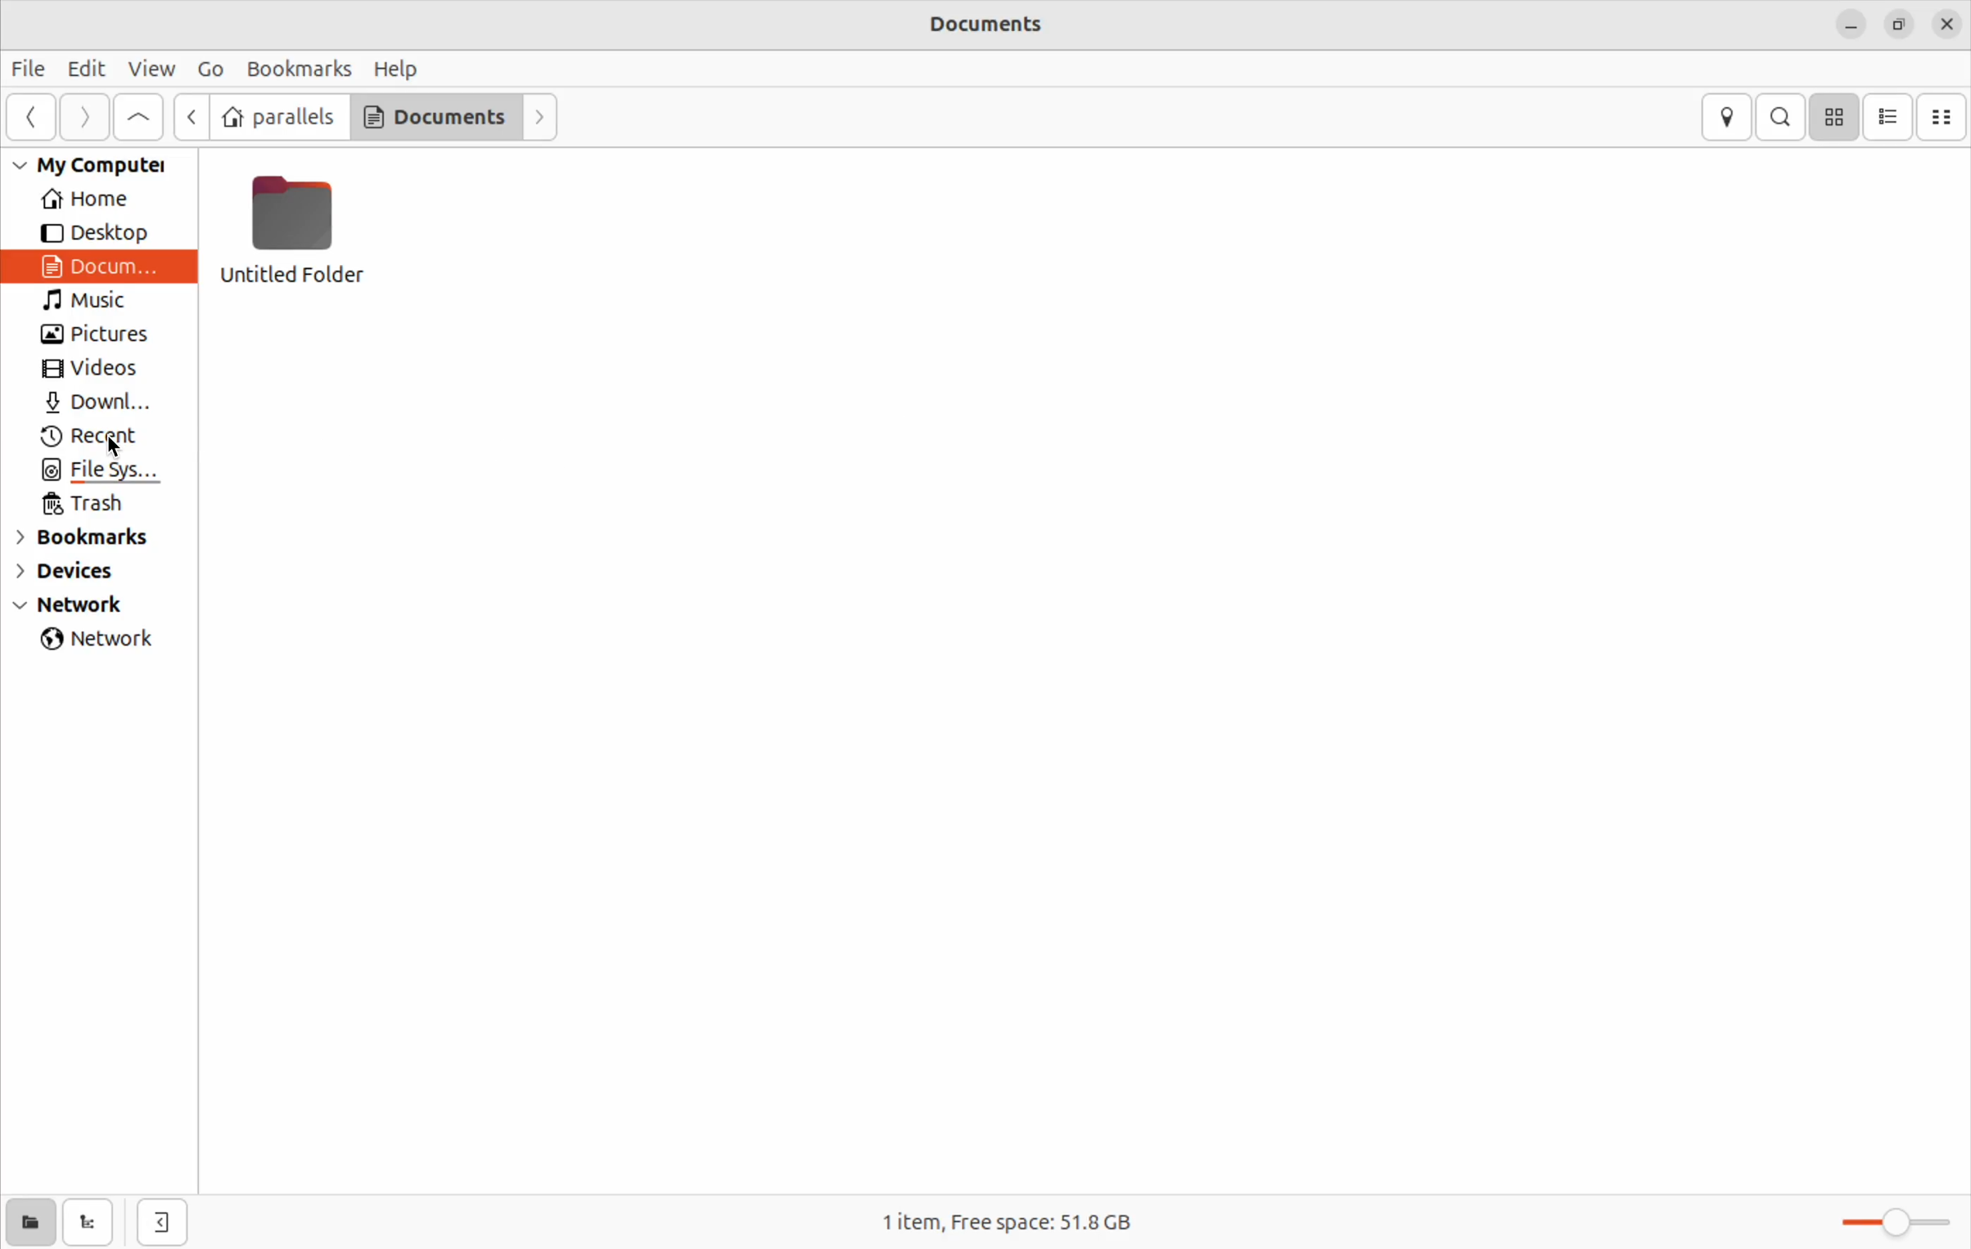 This screenshot has width=1971, height=1249. Describe the element at coordinates (97, 335) in the screenshot. I see `pictures` at that location.